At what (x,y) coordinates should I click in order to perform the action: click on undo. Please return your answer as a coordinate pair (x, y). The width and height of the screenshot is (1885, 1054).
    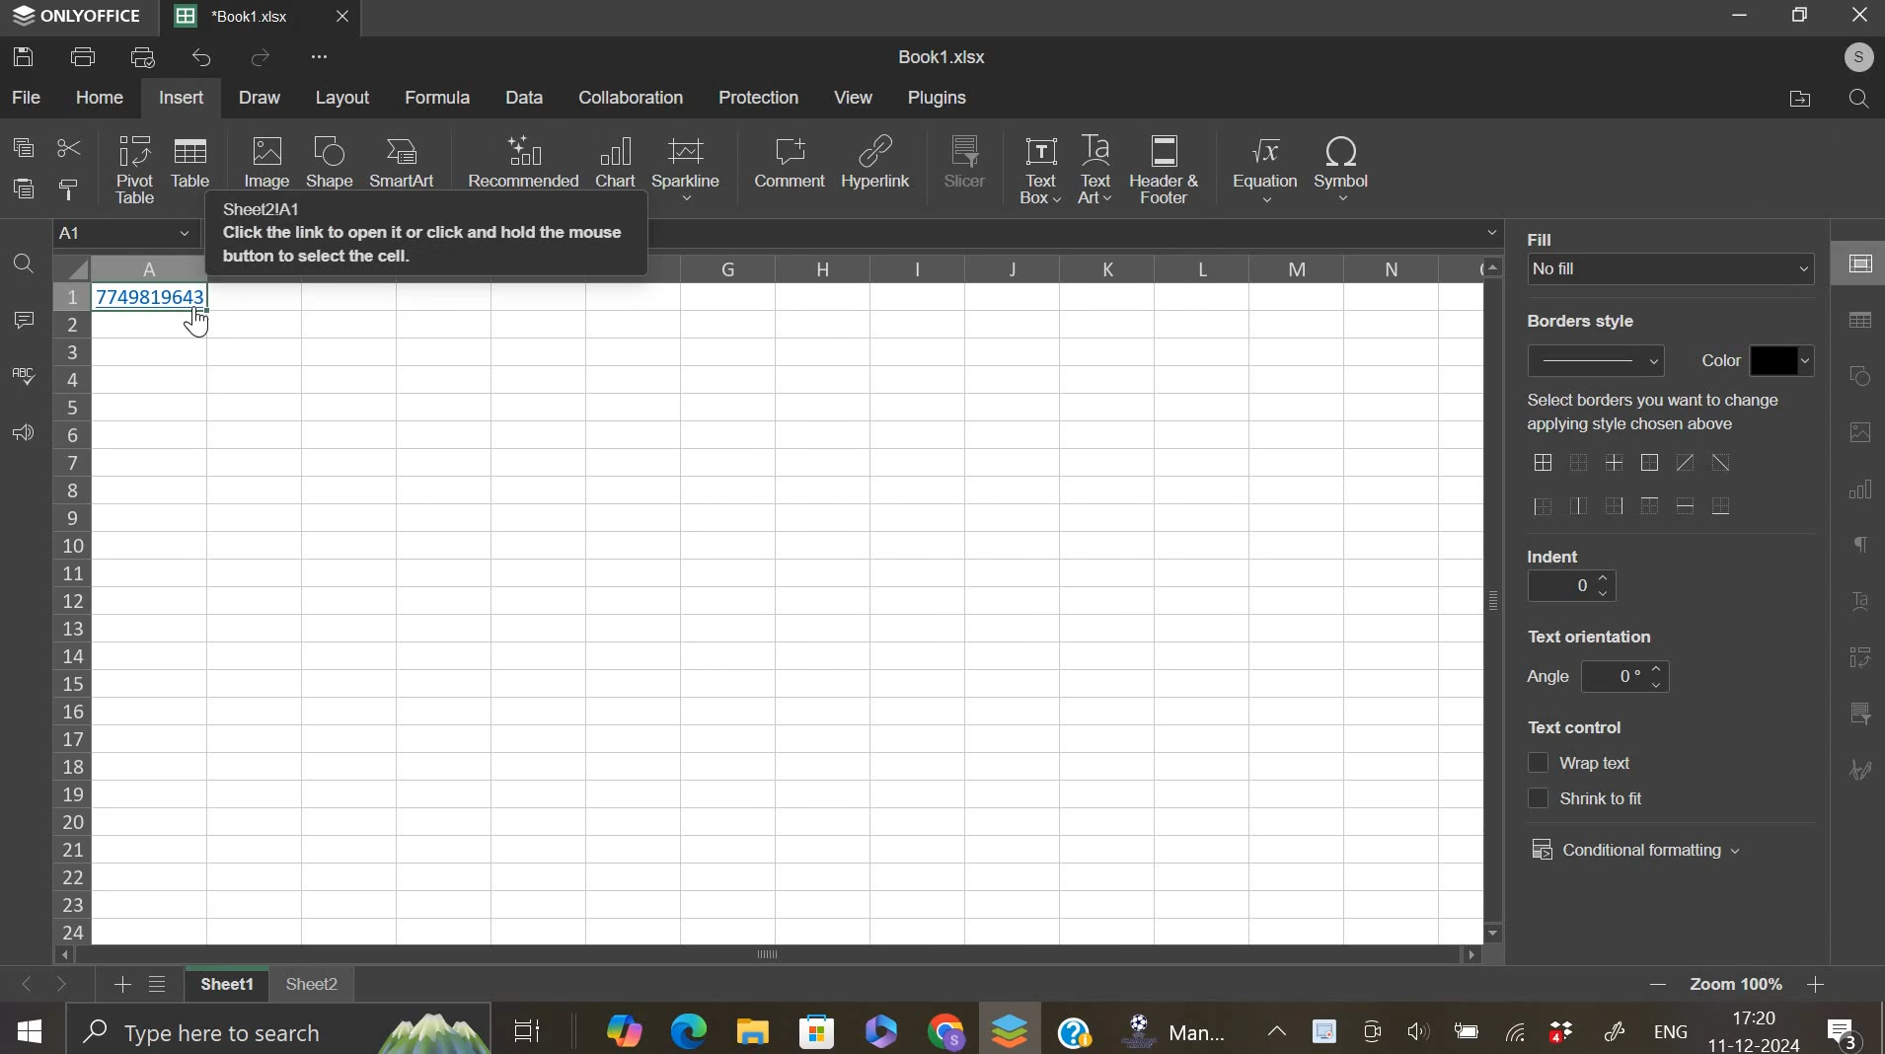
    Looking at the image, I should click on (204, 57).